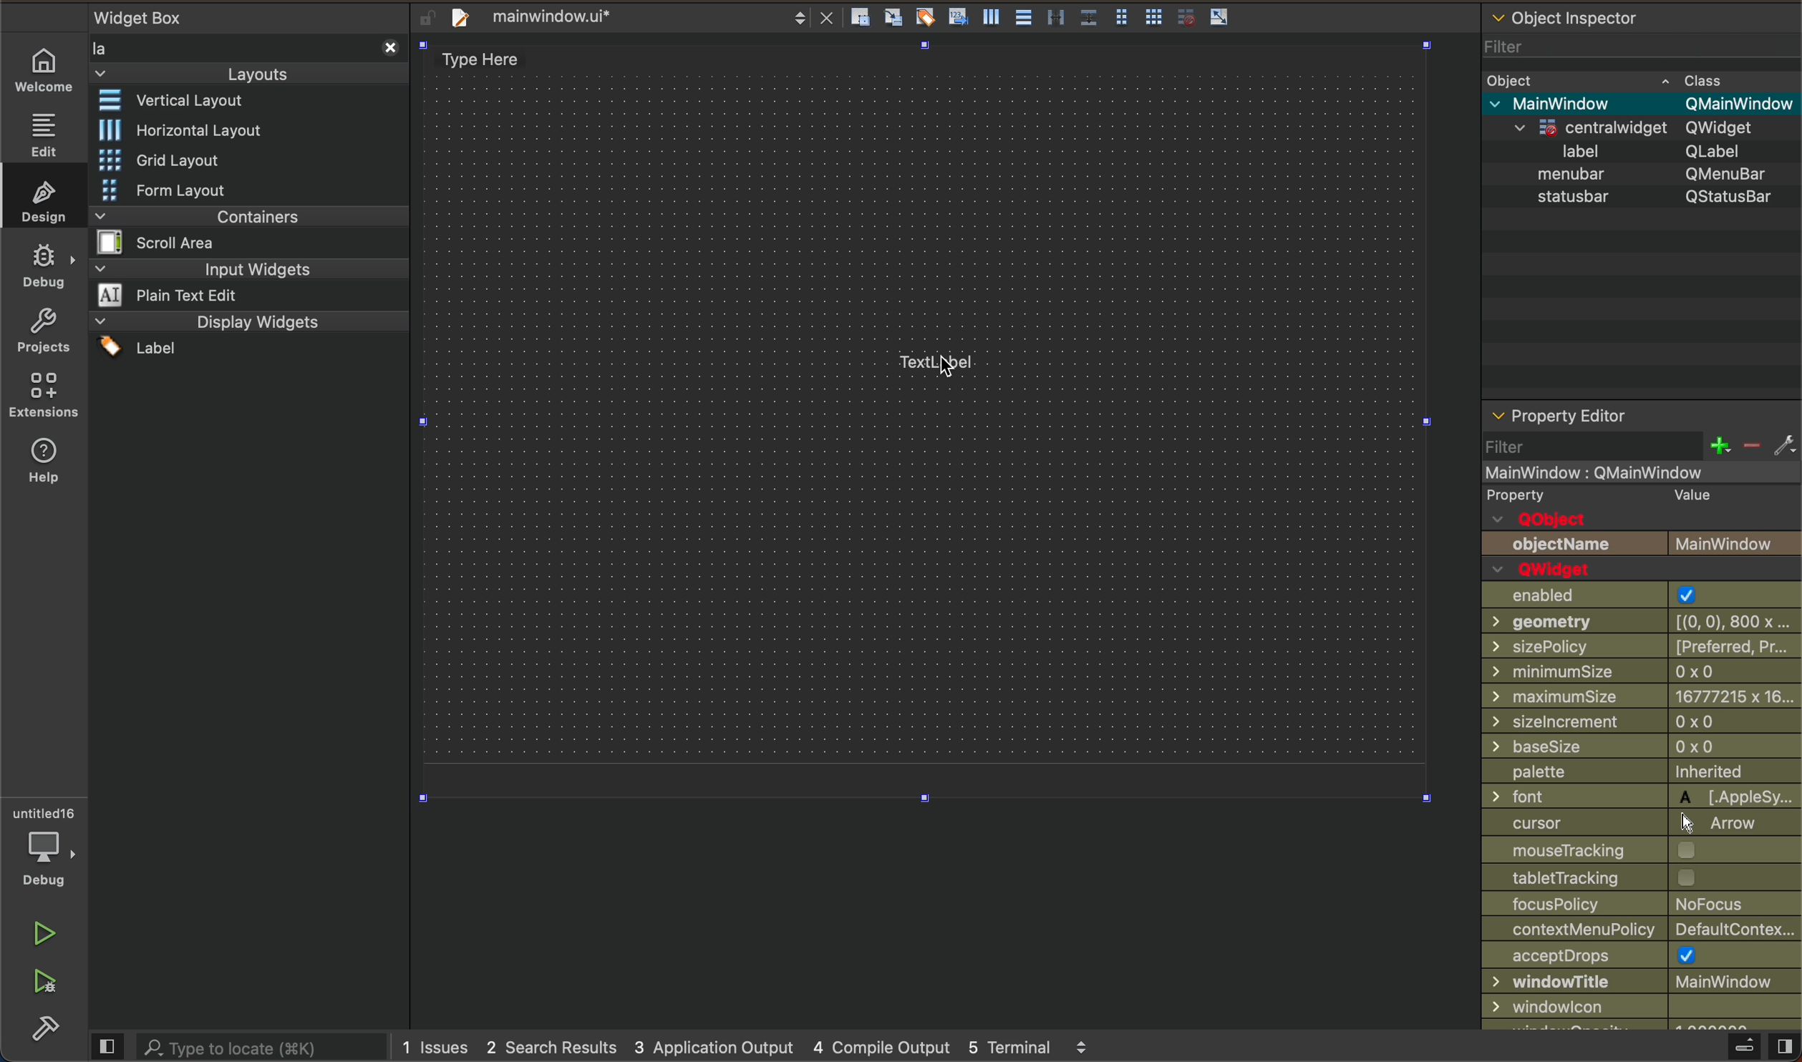 This screenshot has height=1062, width=1802. I want to click on design, so click(44, 200).